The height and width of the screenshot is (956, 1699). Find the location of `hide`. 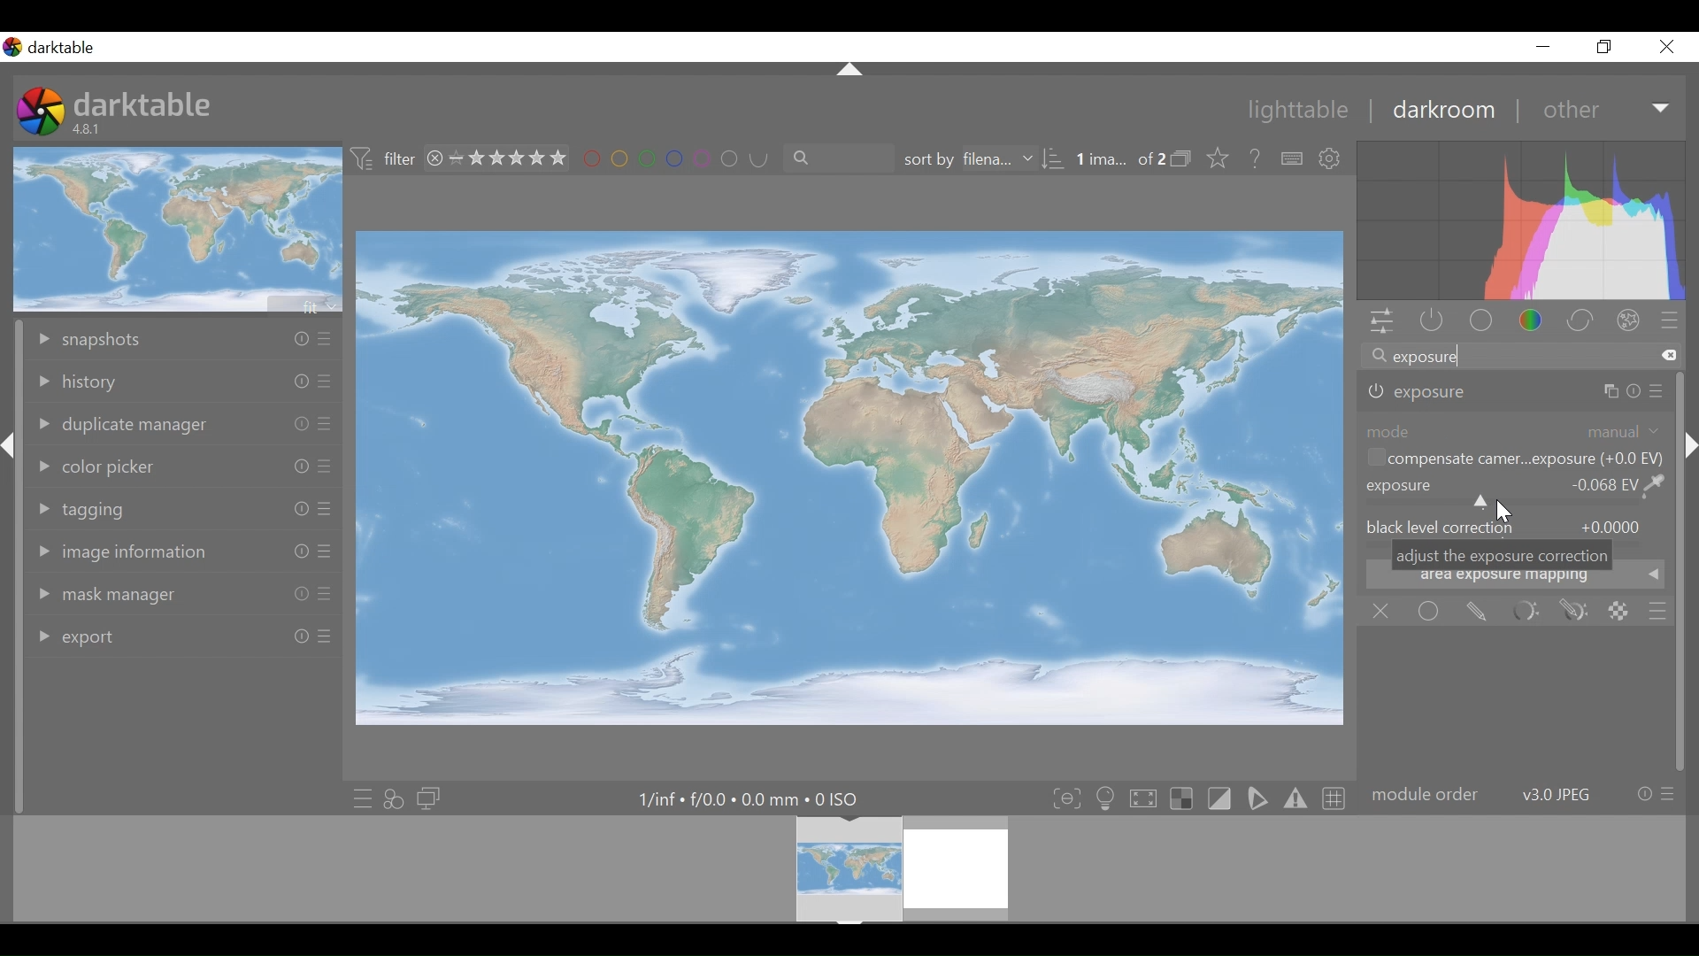

hide is located at coordinates (12, 452).